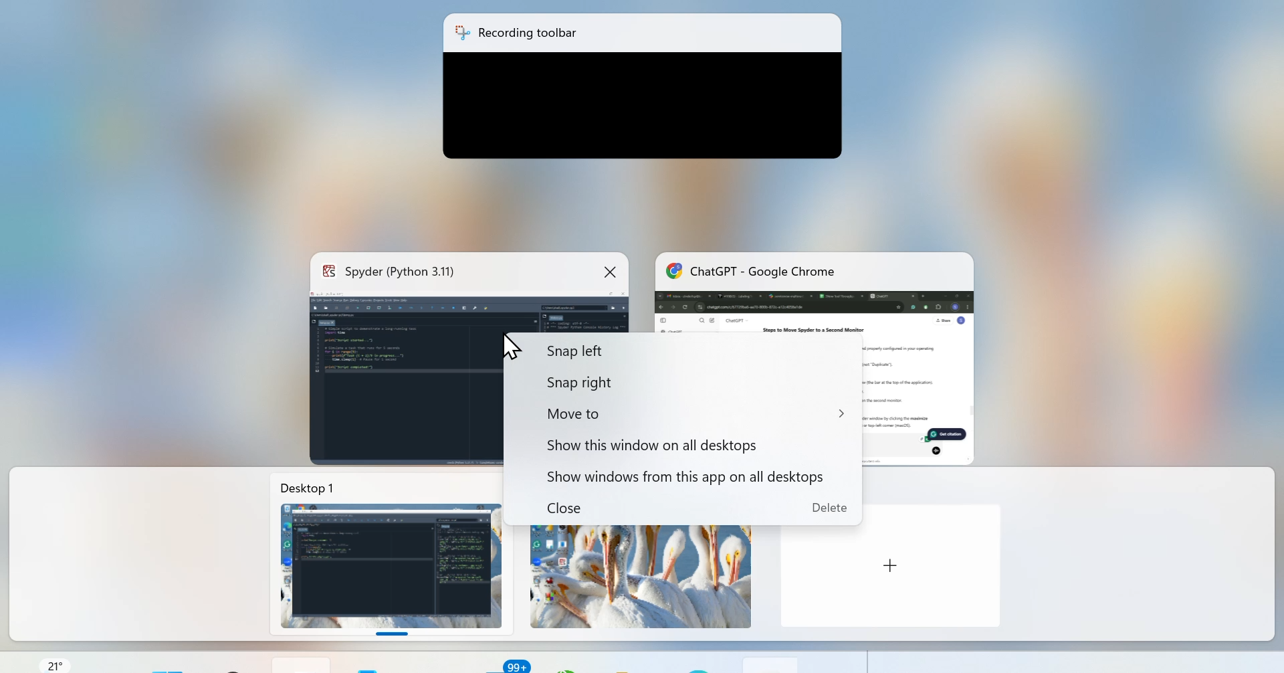 Image resolution: width=1284 pixels, height=673 pixels. What do you see at coordinates (648, 442) in the screenshot?
I see `Show this window on all desktop` at bounding box center [648, 442].